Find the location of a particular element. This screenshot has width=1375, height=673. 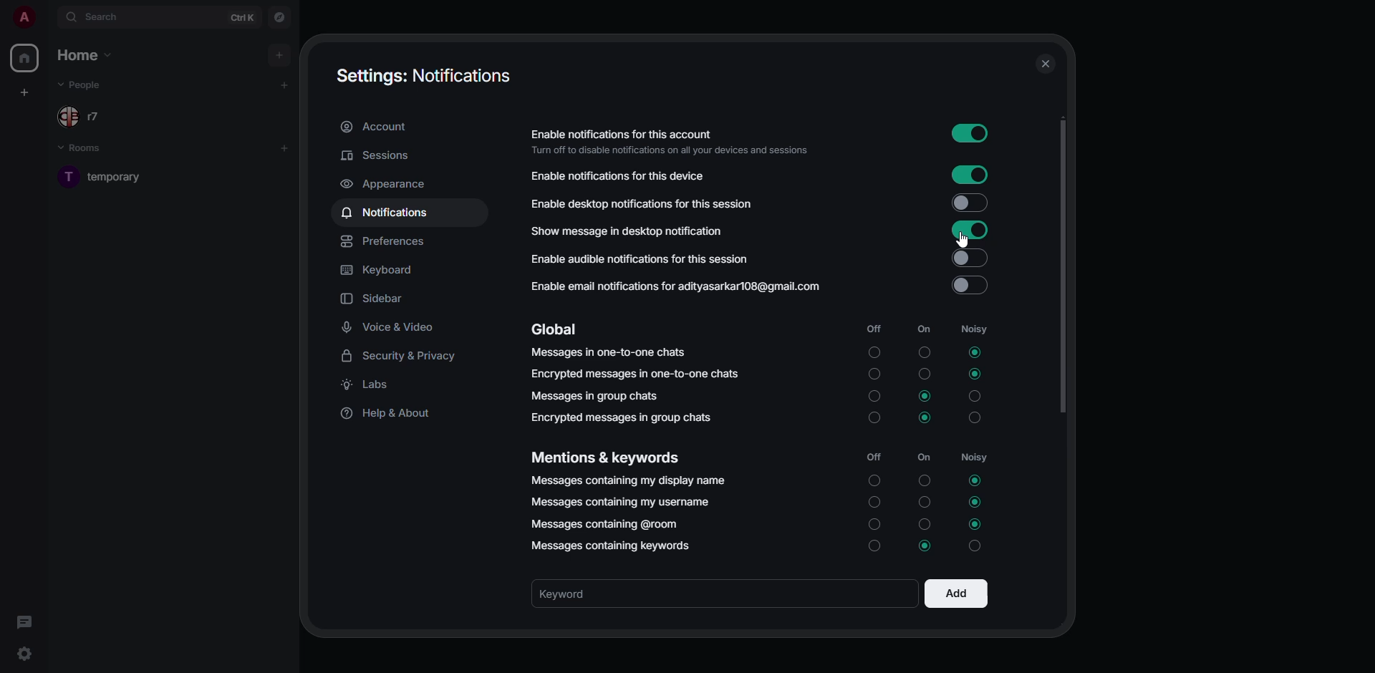

notifications is located at coordinates (389, 211).